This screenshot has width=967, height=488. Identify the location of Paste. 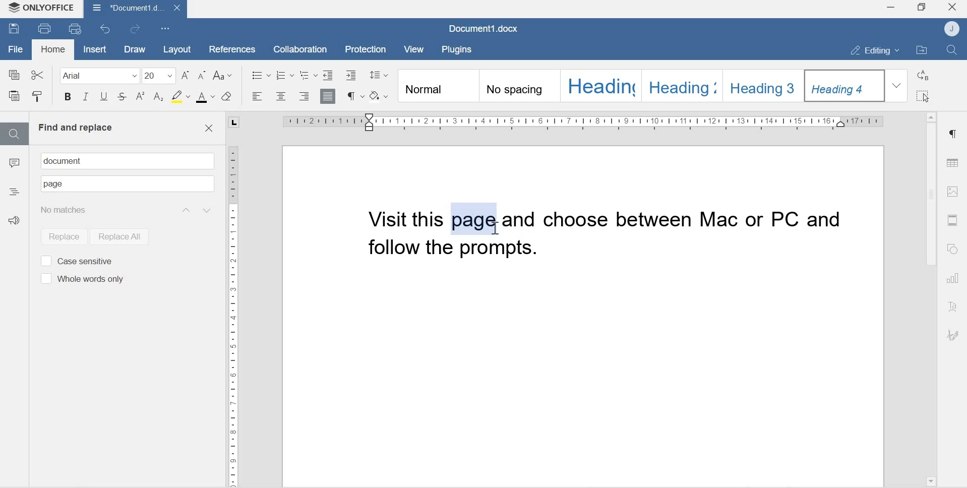
(16, 97).